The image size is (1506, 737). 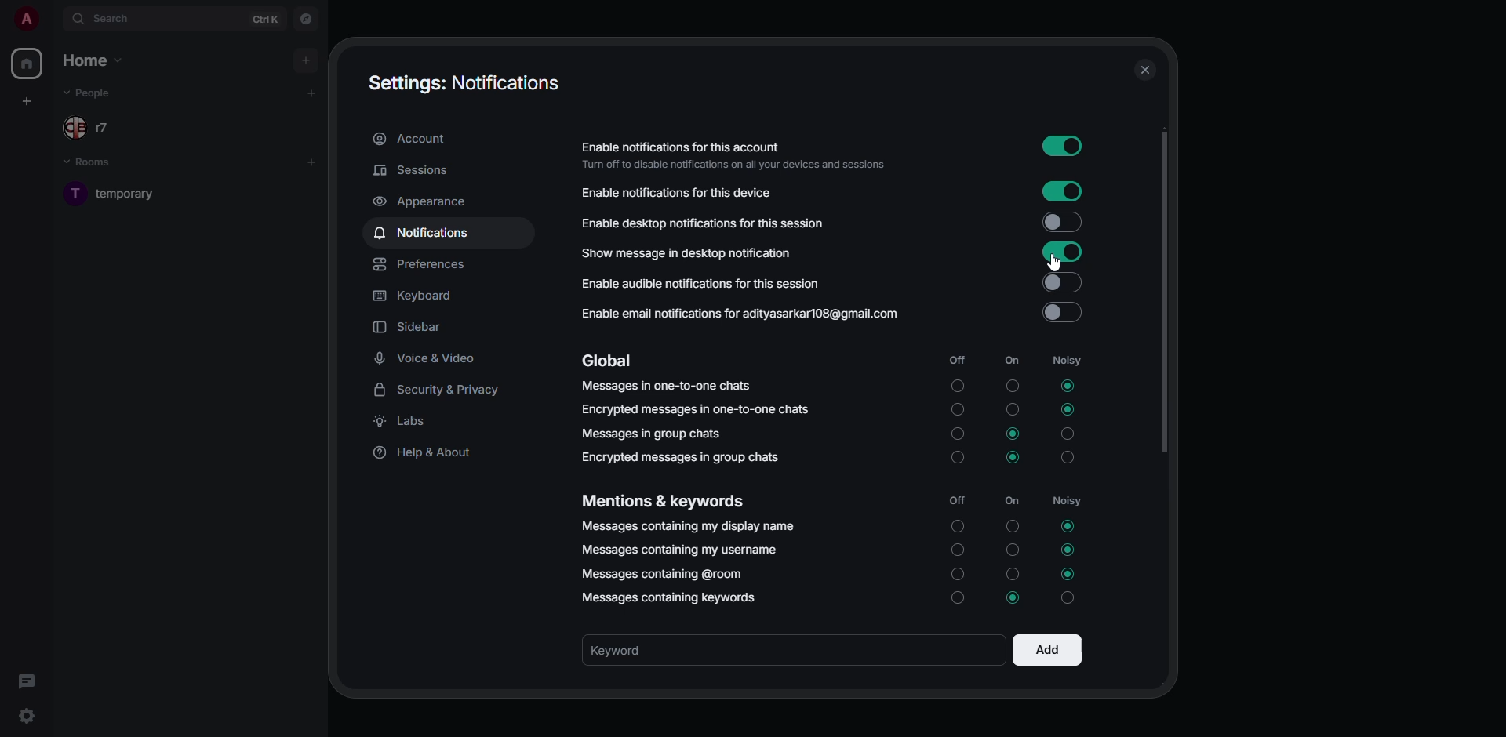 I want to click on Noisy Unselected, so click(x=1071, y=598).